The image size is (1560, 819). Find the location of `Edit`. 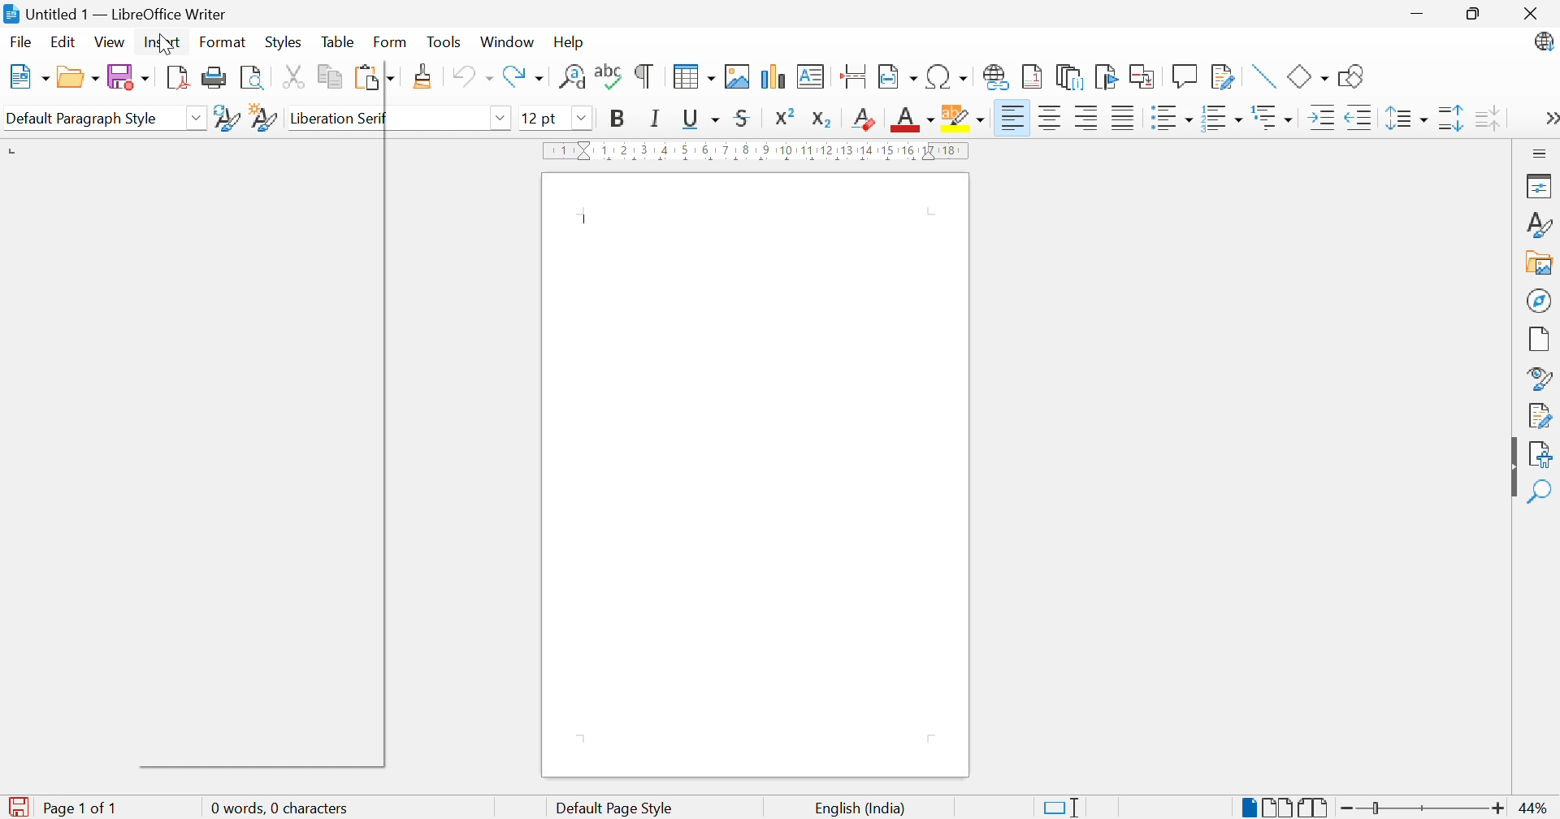

Edit is located at coordinates (63, 44).